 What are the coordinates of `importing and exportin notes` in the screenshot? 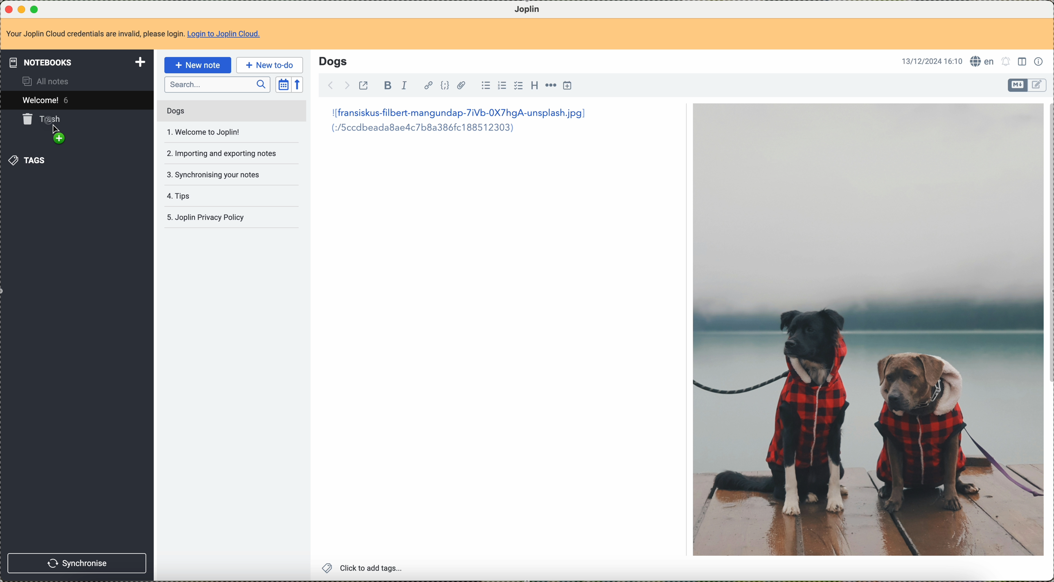 It's located at (221, 153).